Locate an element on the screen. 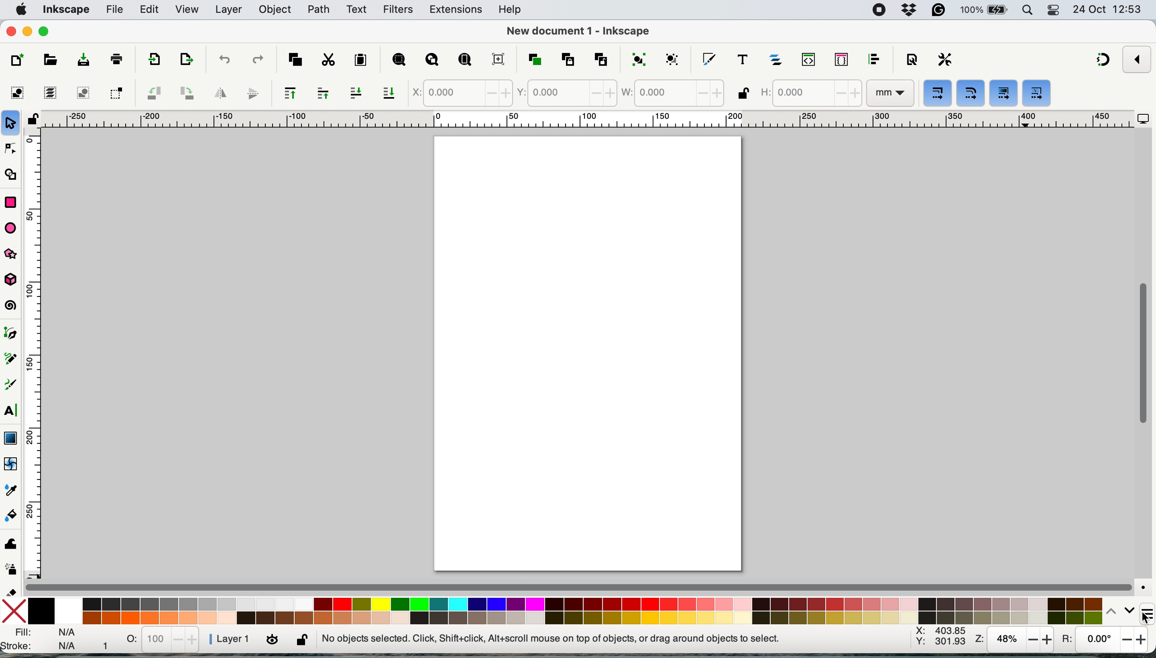 The image size is (1156, 658). mesh tool is located at coordinates (13, 465).